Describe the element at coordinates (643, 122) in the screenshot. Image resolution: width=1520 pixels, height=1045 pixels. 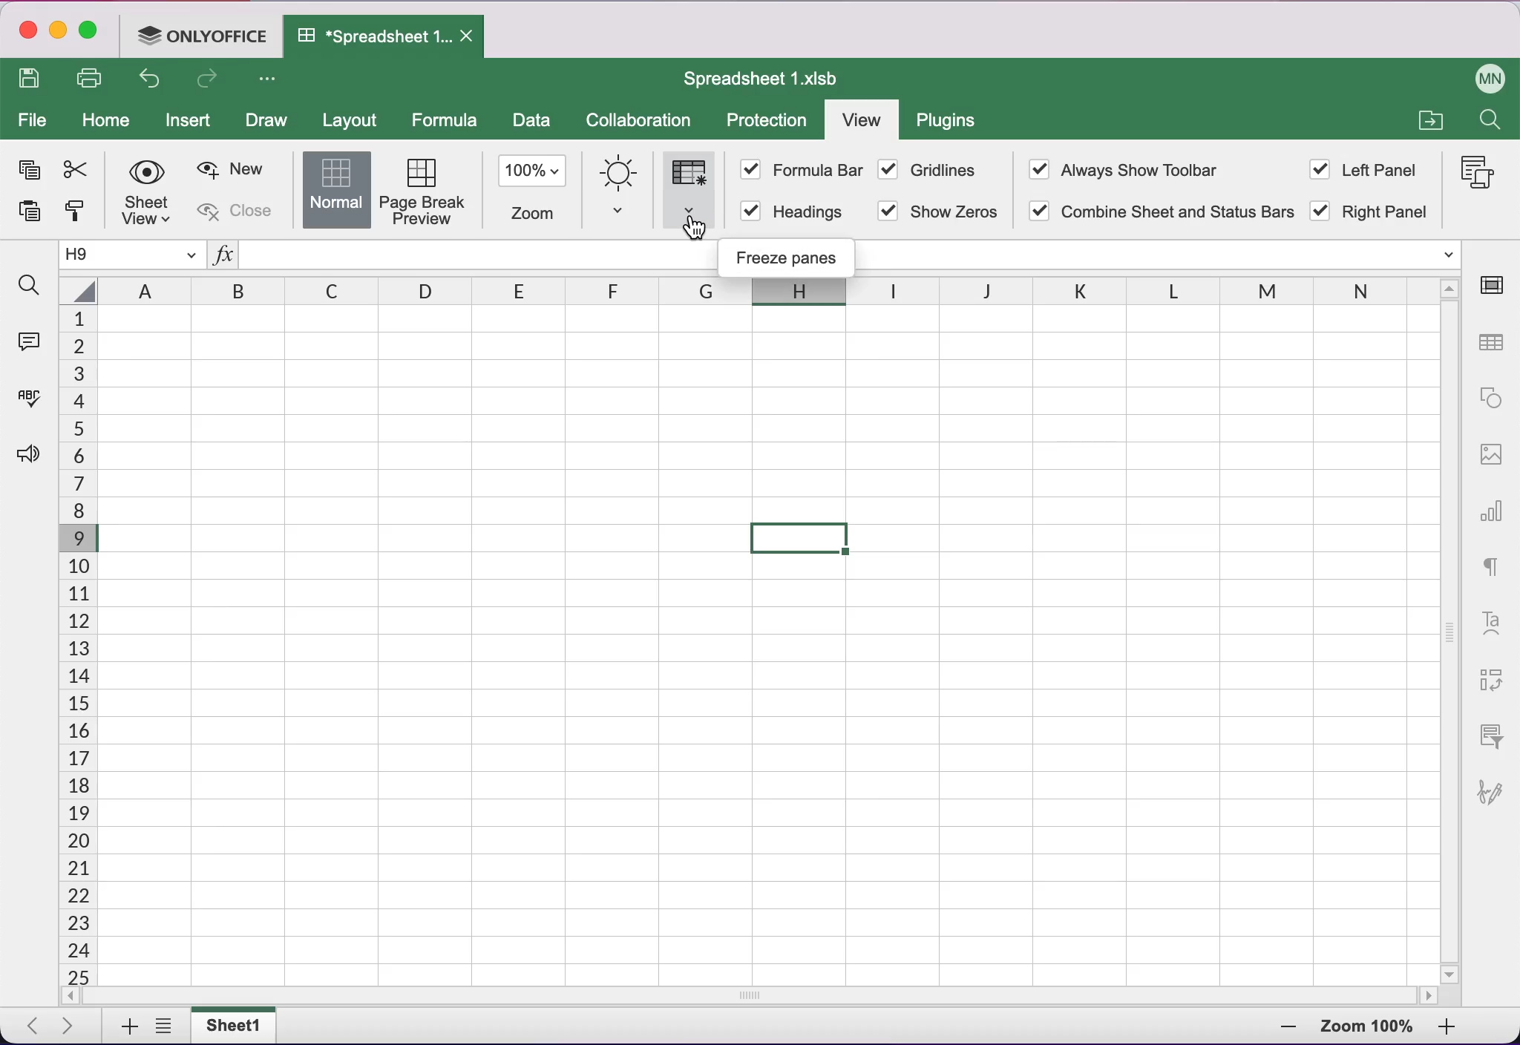
I see `collaboration` at that location.